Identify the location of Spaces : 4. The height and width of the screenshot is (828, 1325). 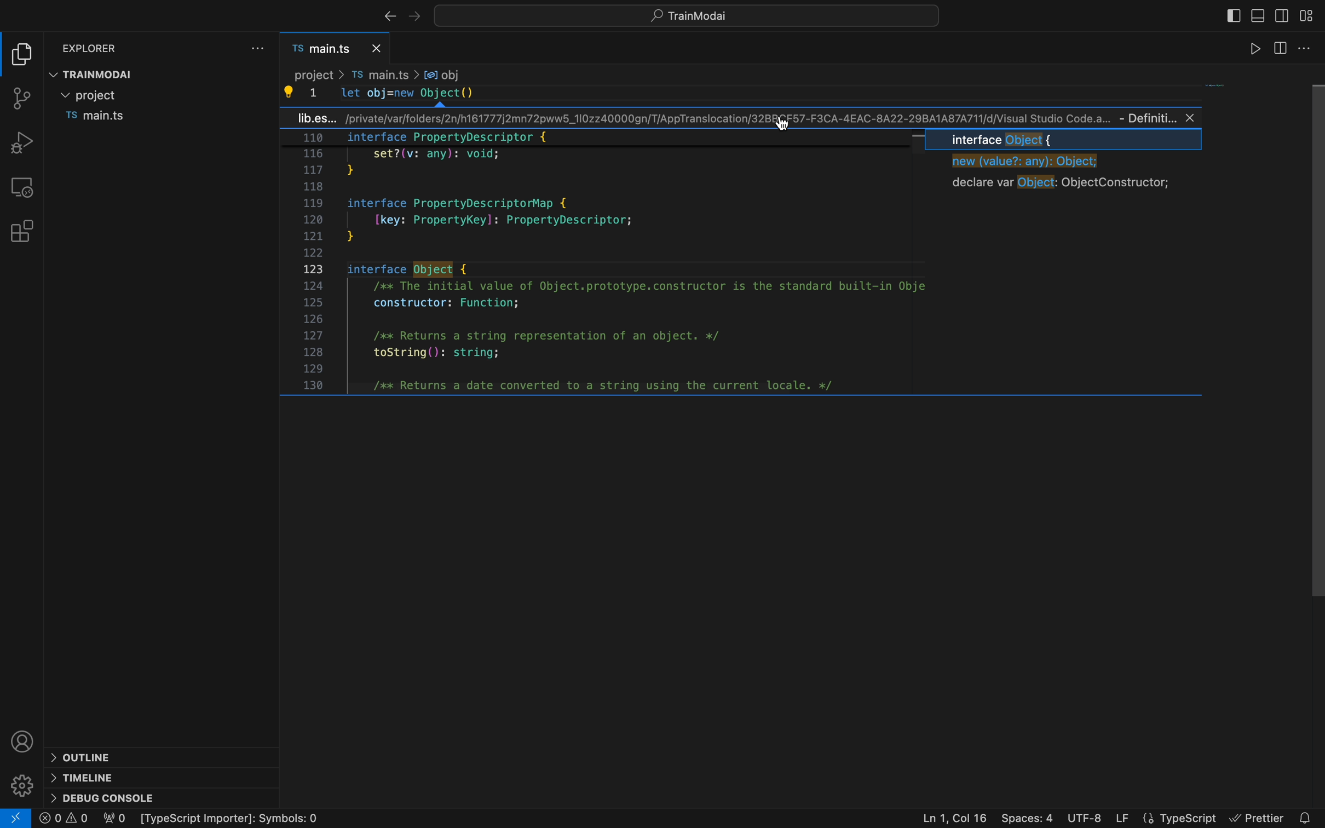
(1028, 814).